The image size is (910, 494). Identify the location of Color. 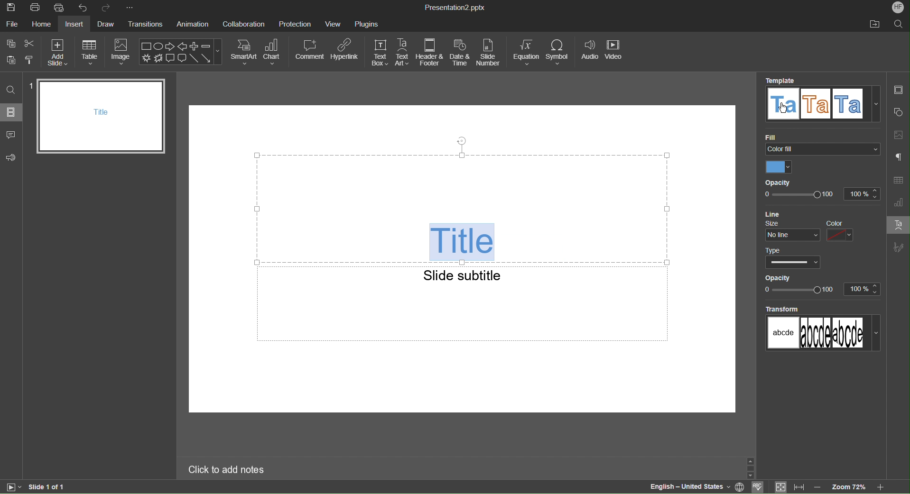
(779, 166).